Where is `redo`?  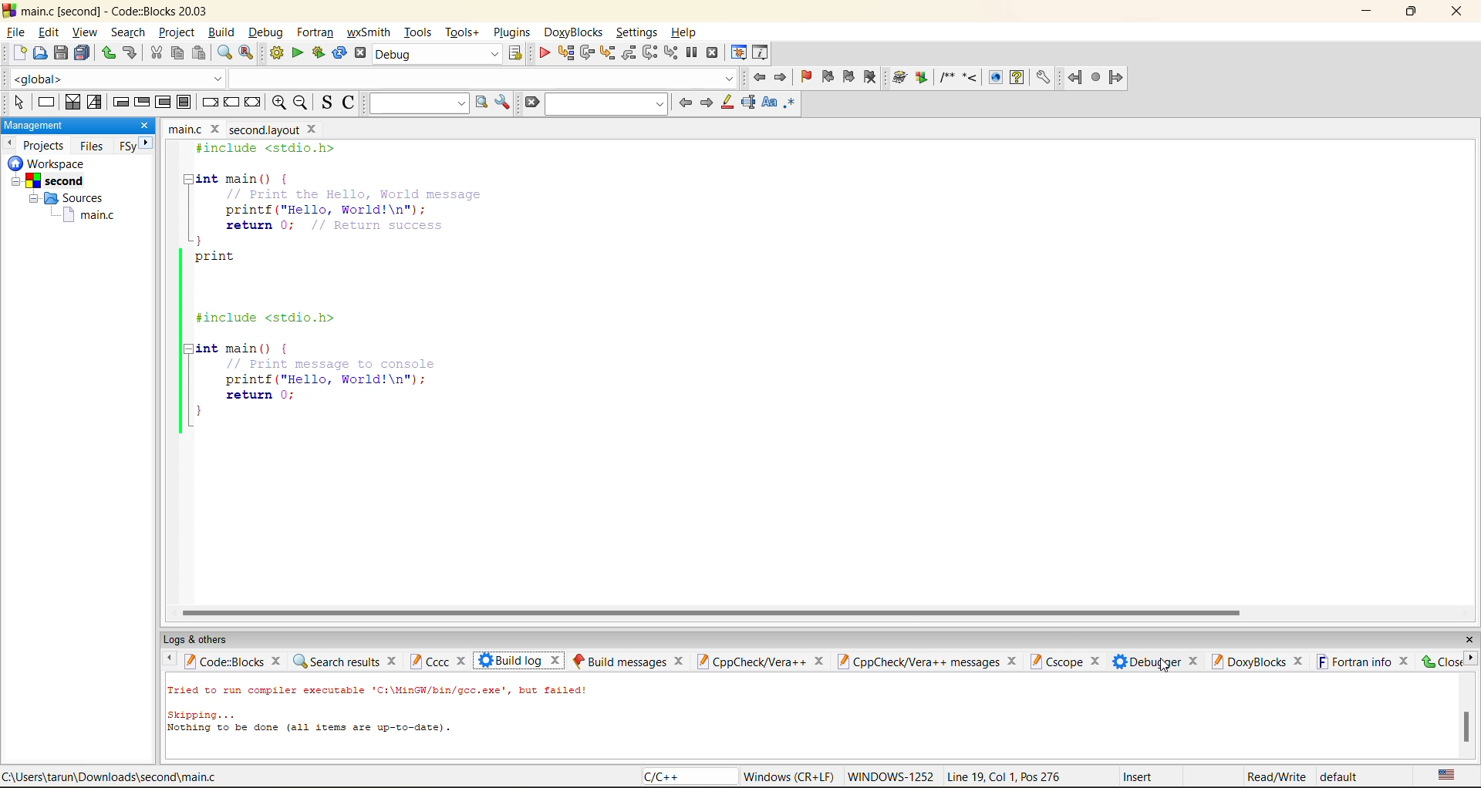 redo is located at coordinates (133, 53).